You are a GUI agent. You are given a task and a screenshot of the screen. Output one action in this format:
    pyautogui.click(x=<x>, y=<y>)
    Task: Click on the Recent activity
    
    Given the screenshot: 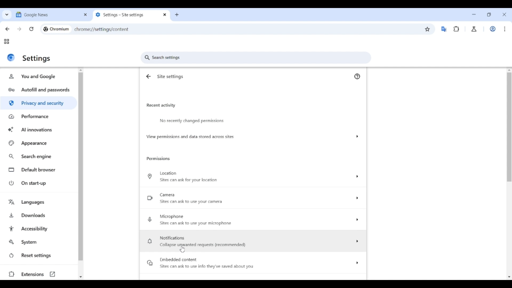 What is the action you would take?
    pyautogui.click(x=161, y=106)
    